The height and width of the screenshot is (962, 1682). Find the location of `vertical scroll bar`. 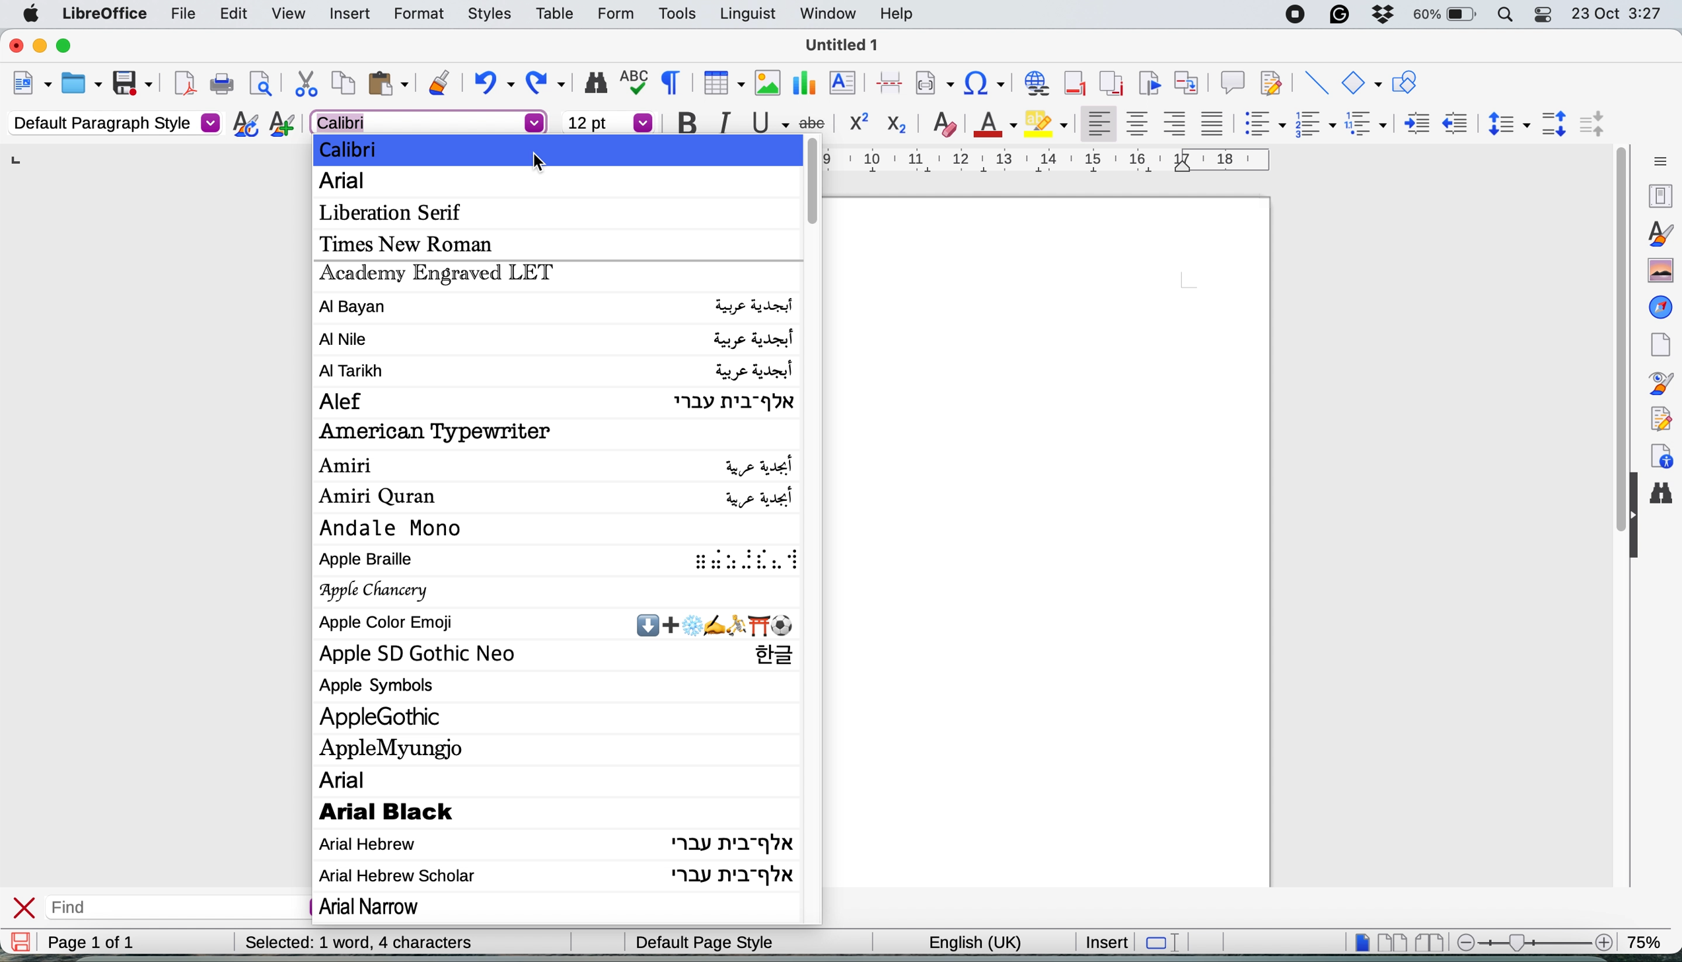

vertical scroll bar is located at coordinates (1615, 307).